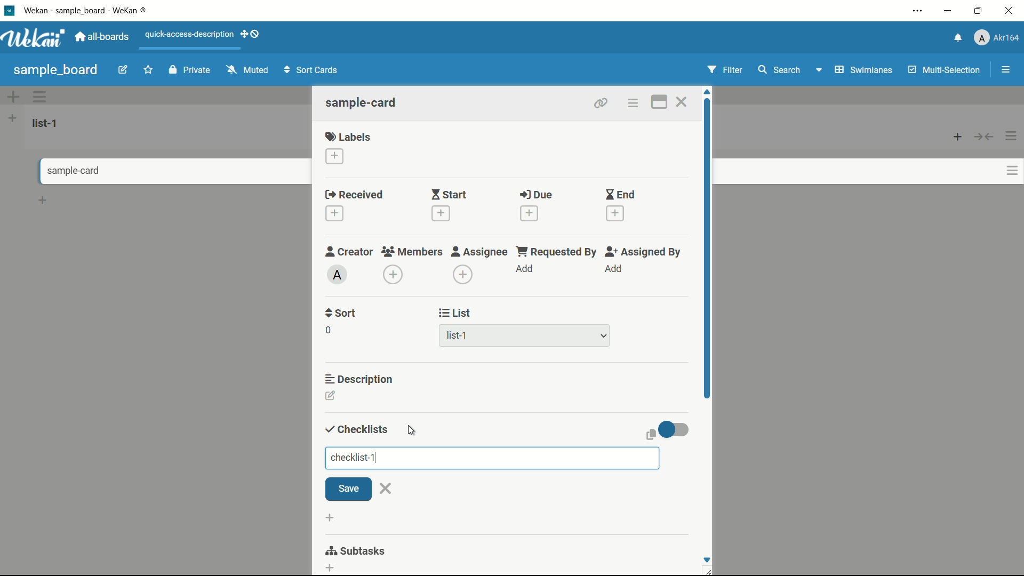 The width and height of the screenshot is (1024, 576). Describe the element at coordinates (349, 251) in the screenshot. I see `creator` at that location.